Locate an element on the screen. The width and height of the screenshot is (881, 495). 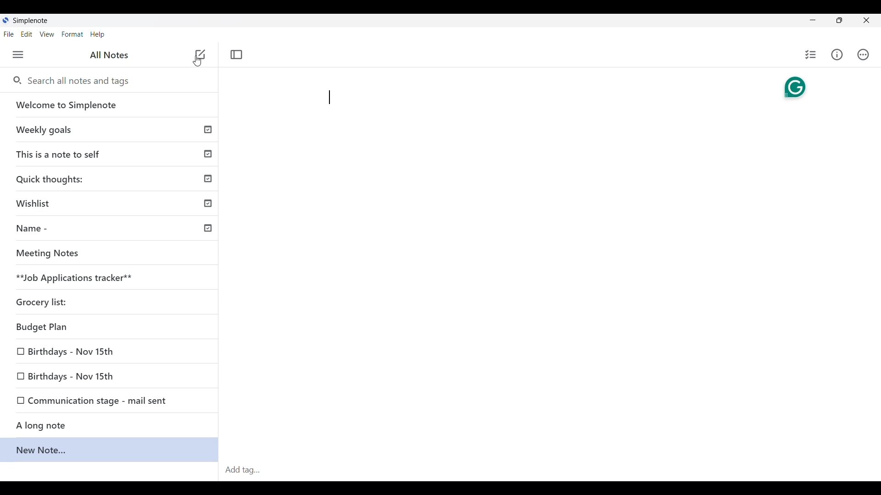
Weekly goals is located at coordinates (110, 129).